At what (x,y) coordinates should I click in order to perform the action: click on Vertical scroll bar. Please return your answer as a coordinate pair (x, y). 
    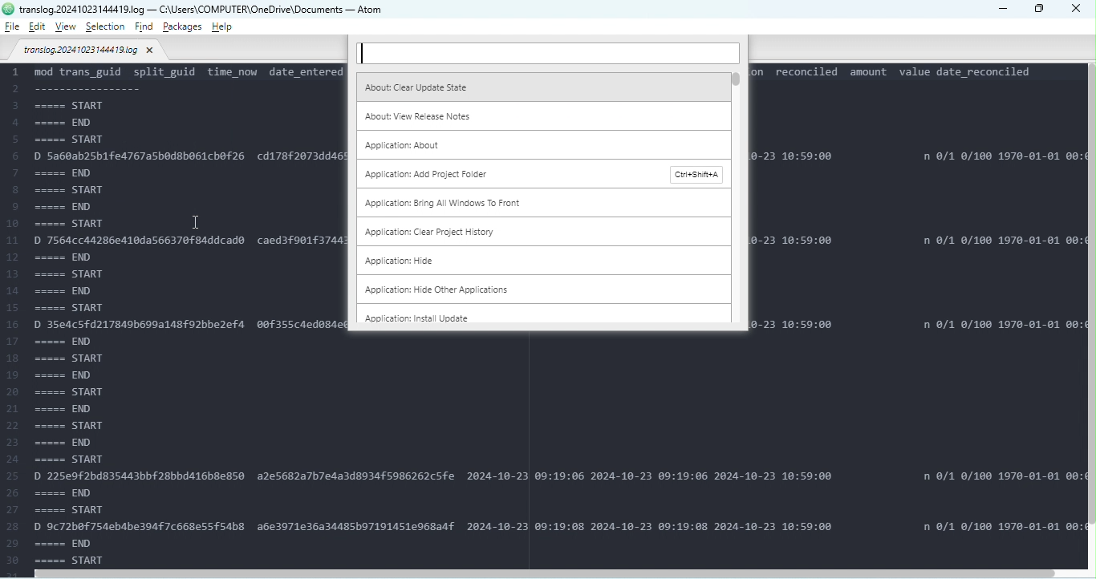
    Looking at the image, I should click on (737, 201).